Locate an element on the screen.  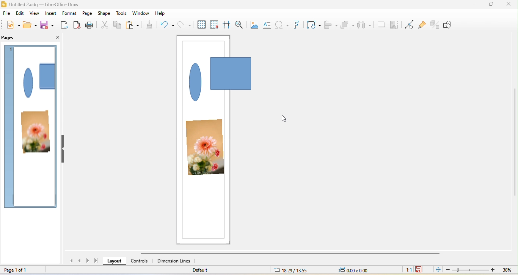
shape is located at coordinates (38, 79).